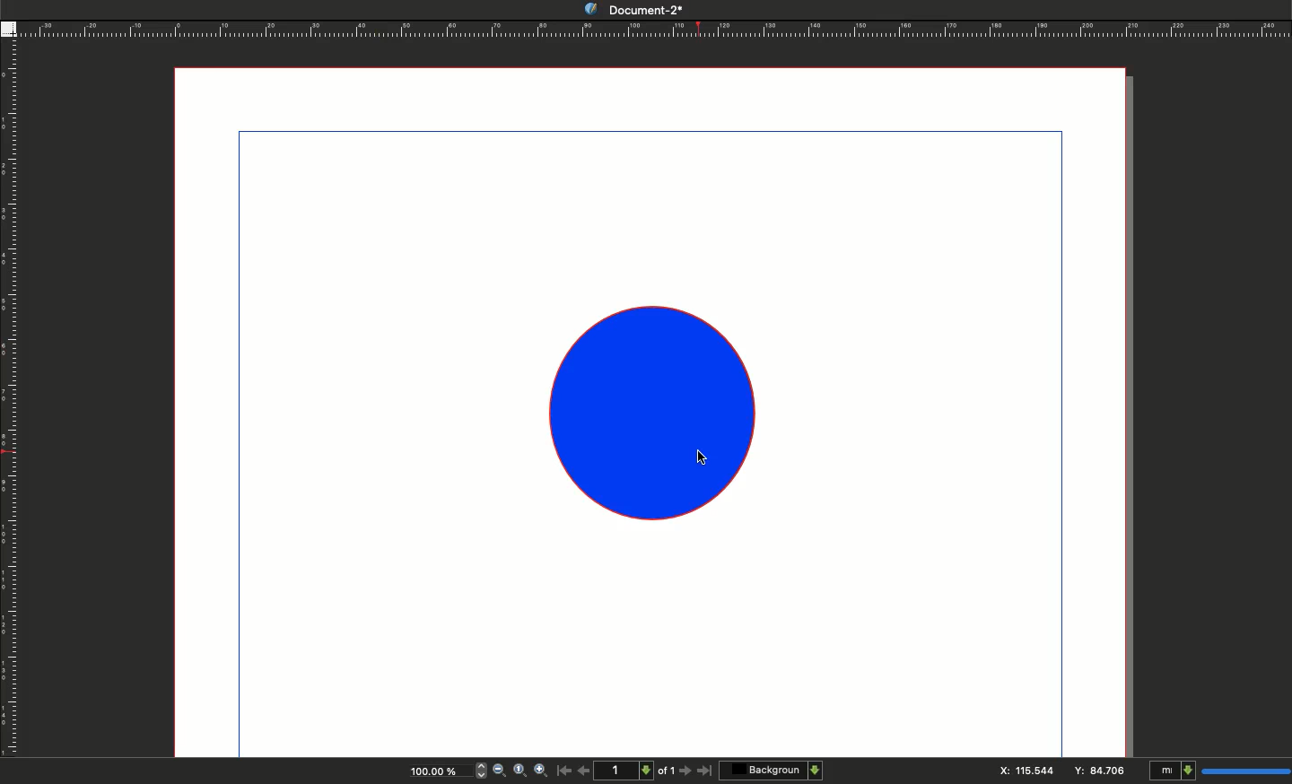 The height and width of the screenshot is (784, 1292). What do you see at coordinates (499, 771) in the screenshot?
I see `Zoom out` at bounding box center [499, 771].